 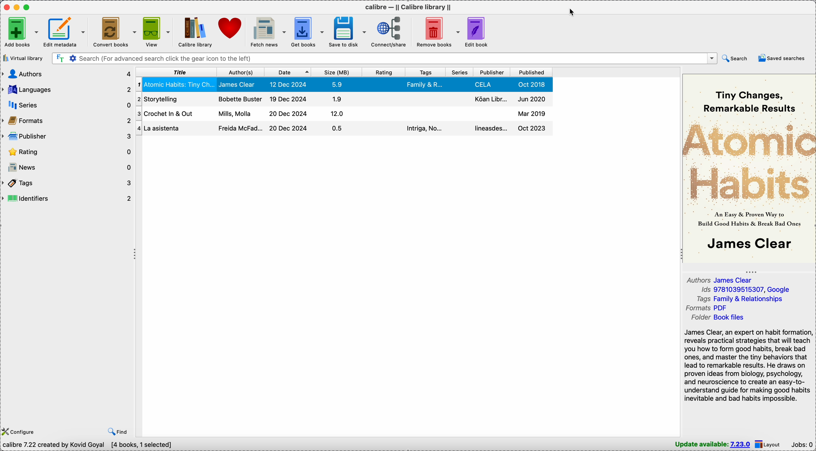 I want to click on Calibre library, so click(x=194, y=31).